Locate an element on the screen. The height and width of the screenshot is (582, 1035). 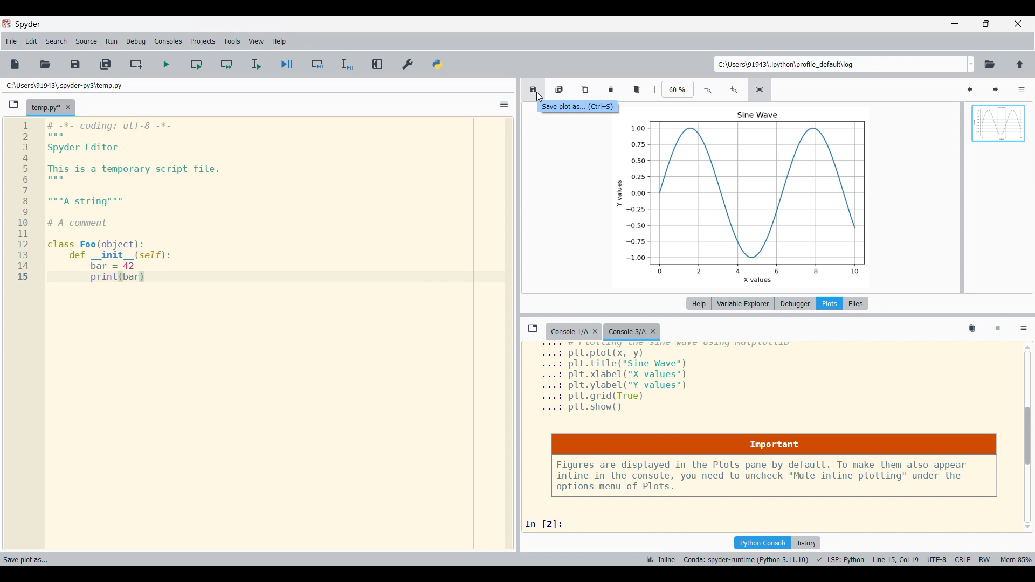
PROGRAMMING LANGUAGE is located at coordinates (841, 559).